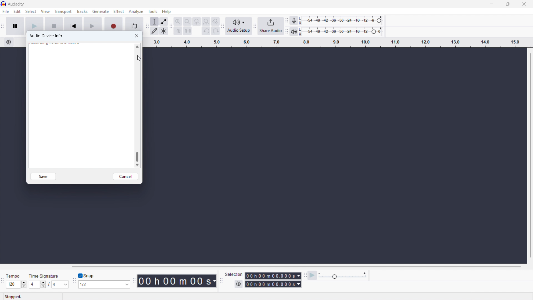 The height and width of the screenshot is (300, 533). What do you see at coordinates (215, 21) in the screenshot?
I see `toggle zoom` at bounding box center [215, 21].